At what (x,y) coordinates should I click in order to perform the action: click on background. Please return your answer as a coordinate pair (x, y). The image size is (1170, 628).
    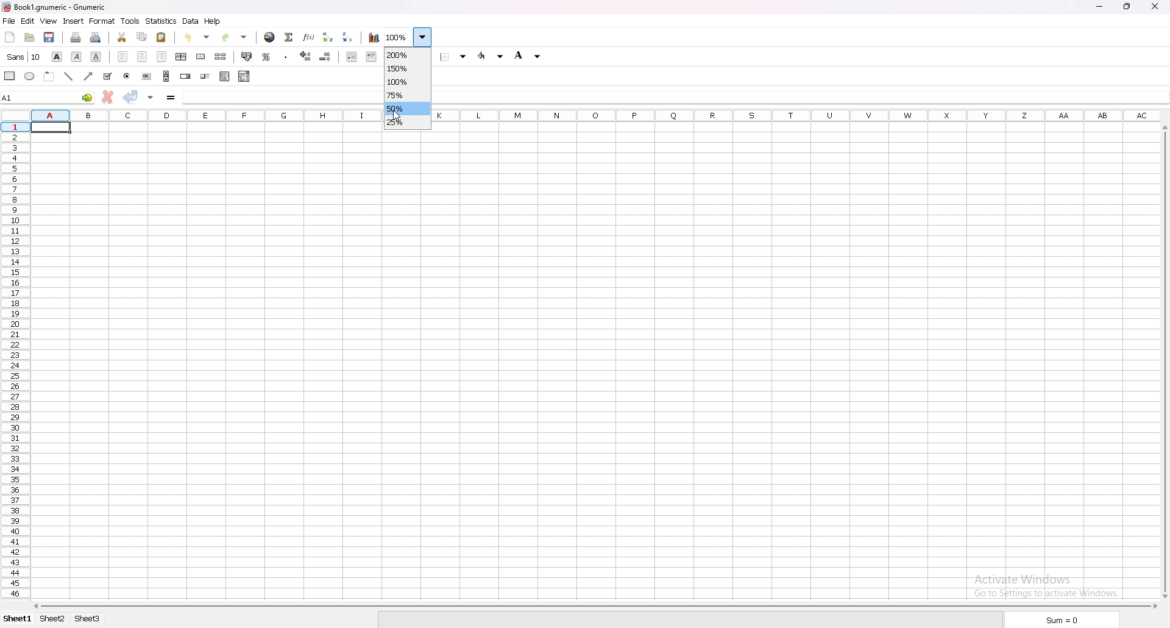
    Looking at the image, I should click on (519, 55).